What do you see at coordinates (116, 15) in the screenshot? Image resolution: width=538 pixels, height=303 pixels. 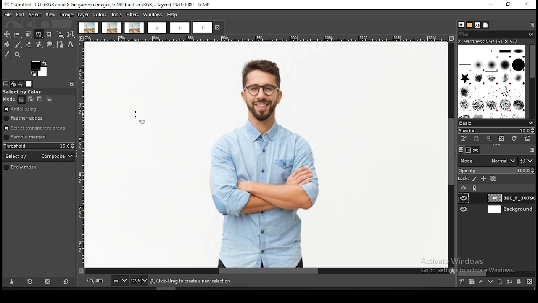 I see `tools` at bounding box center [116, 15].